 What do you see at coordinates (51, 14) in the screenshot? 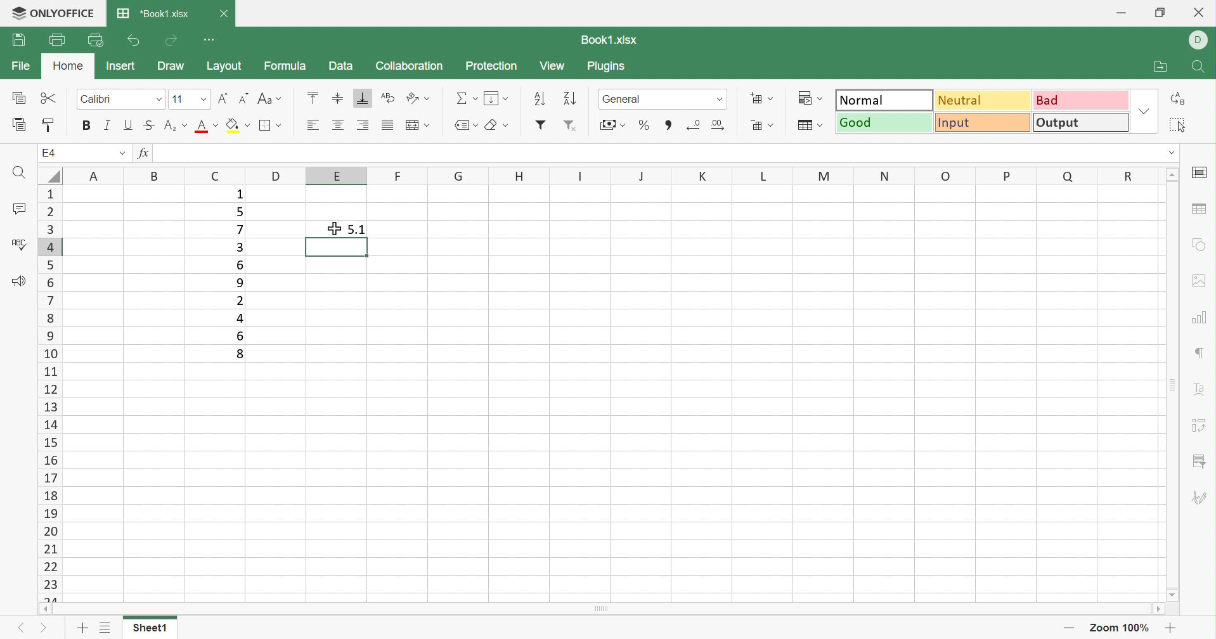
I see `ONLYOFFICE` at bounding box center [51, 14].